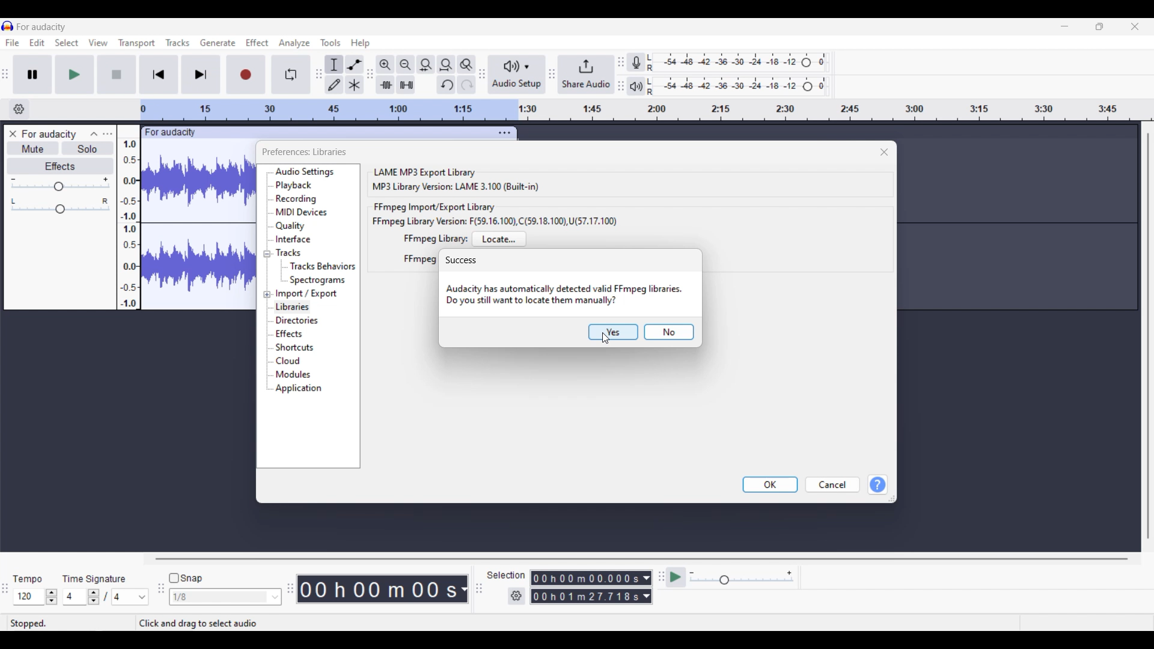 This screenshot has height=649, width=1154. I want to click on Silence audio selection, so click(406, 85).